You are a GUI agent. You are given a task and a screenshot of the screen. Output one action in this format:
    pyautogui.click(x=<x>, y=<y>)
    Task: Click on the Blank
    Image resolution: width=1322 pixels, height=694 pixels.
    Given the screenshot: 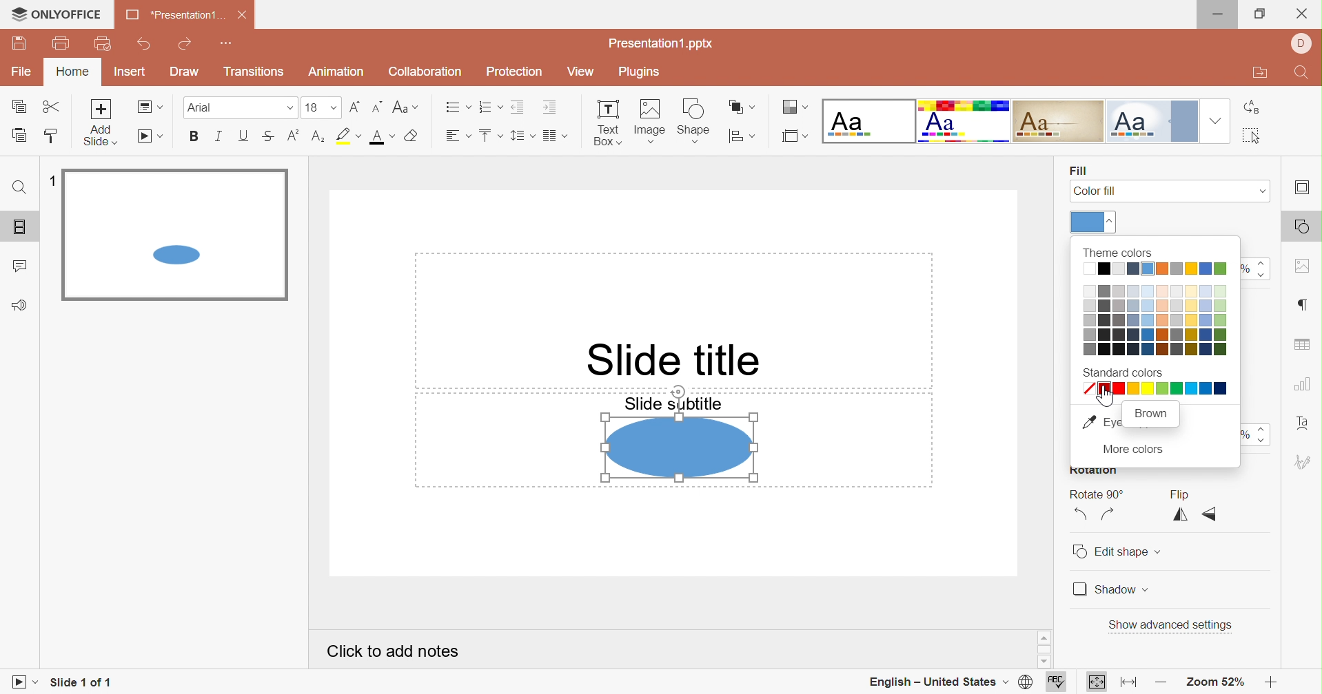 What is the action you would take?
    pyautogui.click(x=867, y=120)
    